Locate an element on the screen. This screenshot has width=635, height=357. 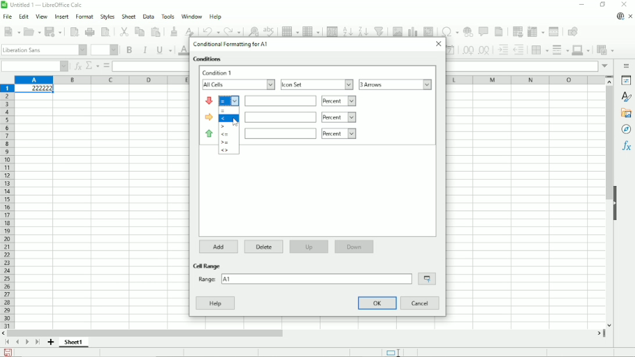
<> is located at coordinates (225, 150).